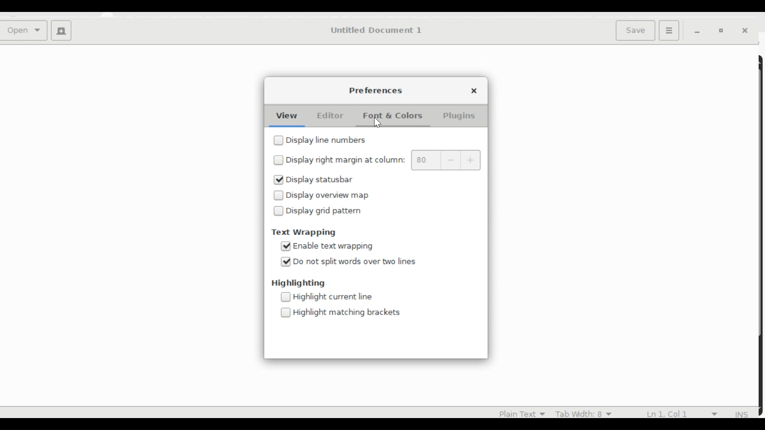  Describe the element at coordinates (286, 313) in the screenshot. I see `checkbox` at that location.